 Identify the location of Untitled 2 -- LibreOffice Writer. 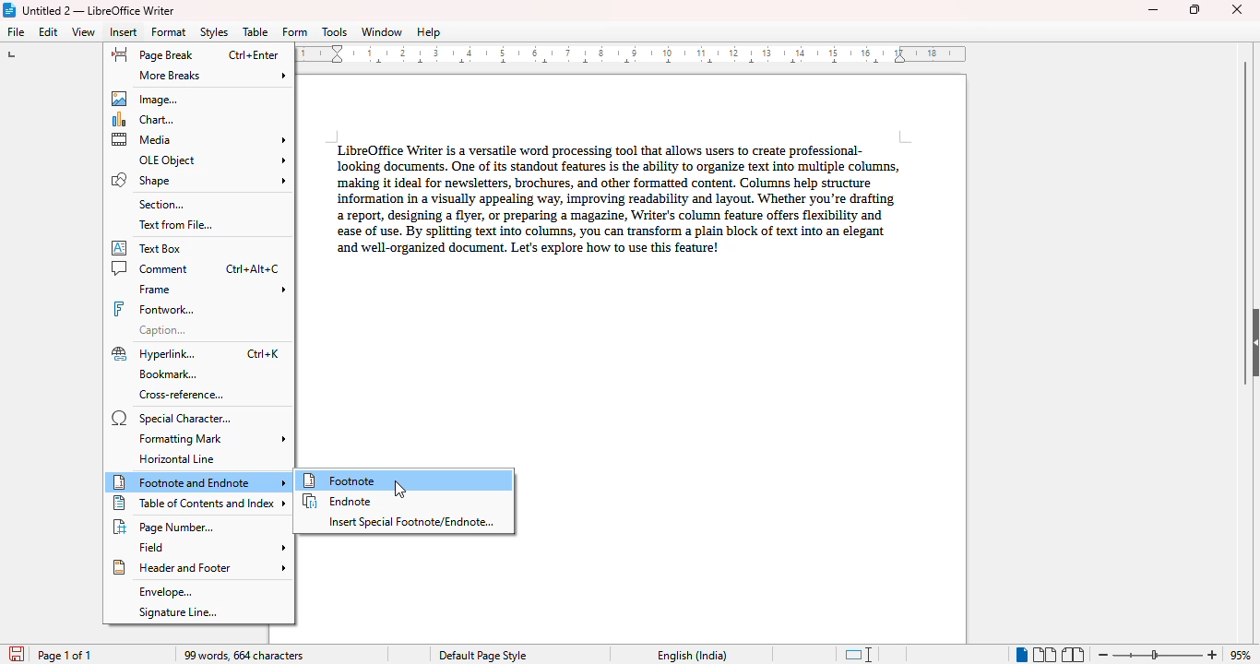
(101, 10).